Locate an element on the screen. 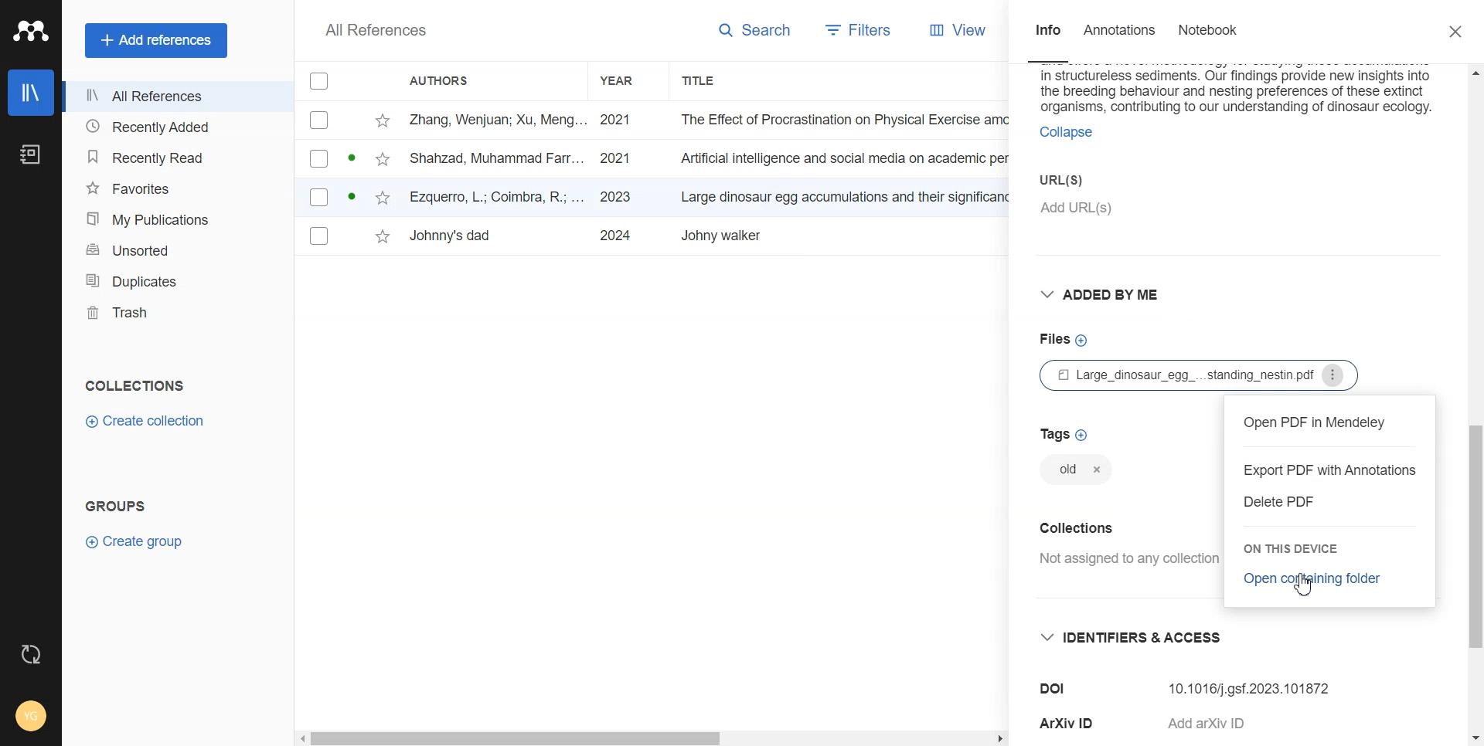 This screenshot has width=1484, height=746. Collapse is located at coordinates (1064, 132).